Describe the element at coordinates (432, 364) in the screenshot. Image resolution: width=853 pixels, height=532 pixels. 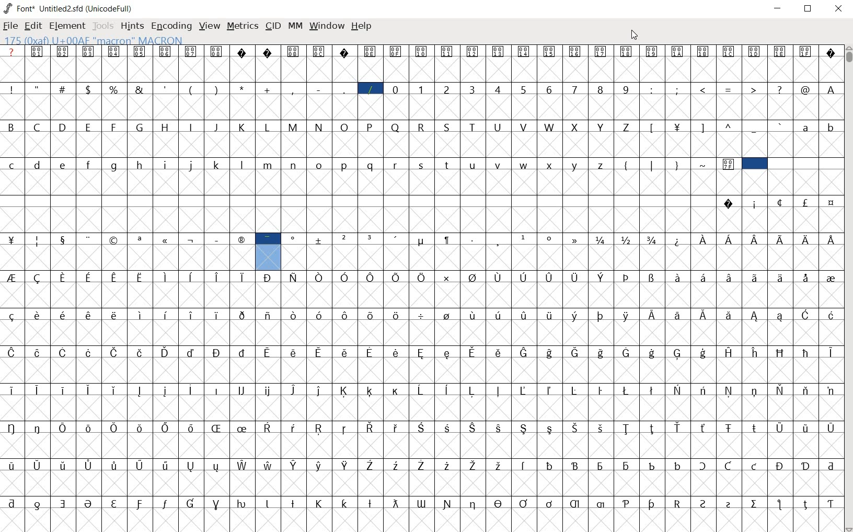
I see `accented characters` at that location.